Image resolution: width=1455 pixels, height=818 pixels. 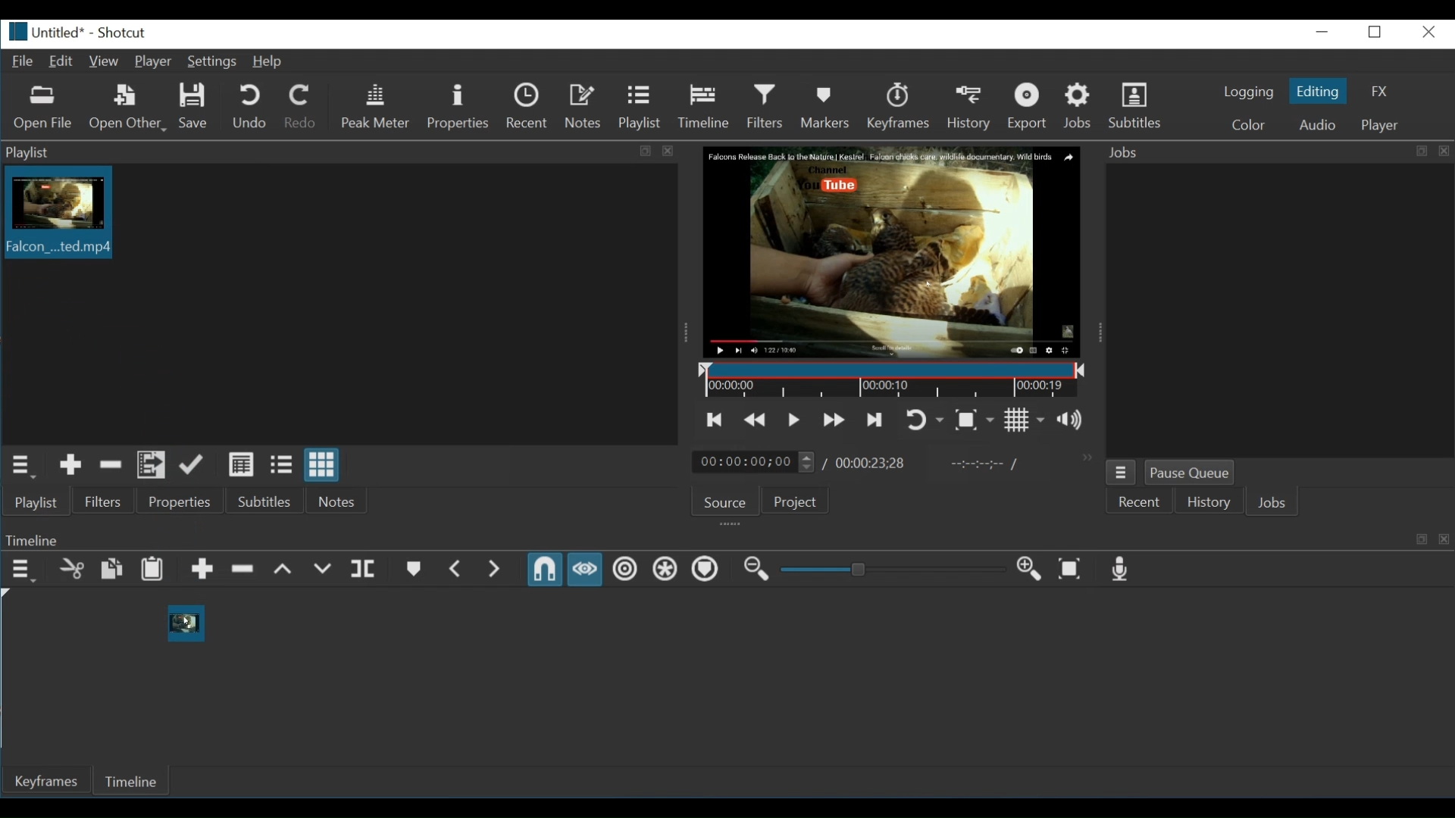 What do you see at coordinates (153, 62) in the screenshot?
I see `Player` at bounding box center [153, 62].